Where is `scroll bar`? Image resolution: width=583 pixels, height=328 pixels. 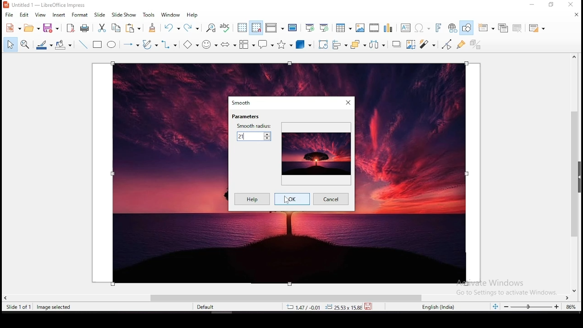
scroll bar is located at coordinates (577, 173).